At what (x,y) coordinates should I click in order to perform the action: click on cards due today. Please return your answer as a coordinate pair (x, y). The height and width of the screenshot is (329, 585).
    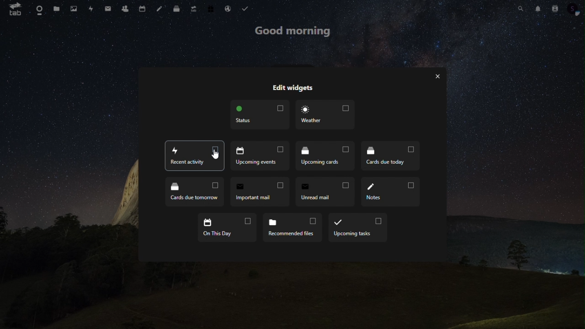
    Looking at the image, I should click on (389, 156).